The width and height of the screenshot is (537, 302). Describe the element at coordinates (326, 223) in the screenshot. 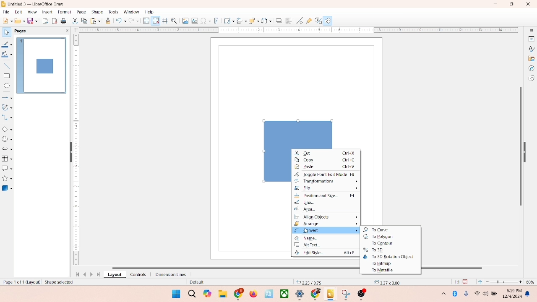

I see `arrange` at that location.